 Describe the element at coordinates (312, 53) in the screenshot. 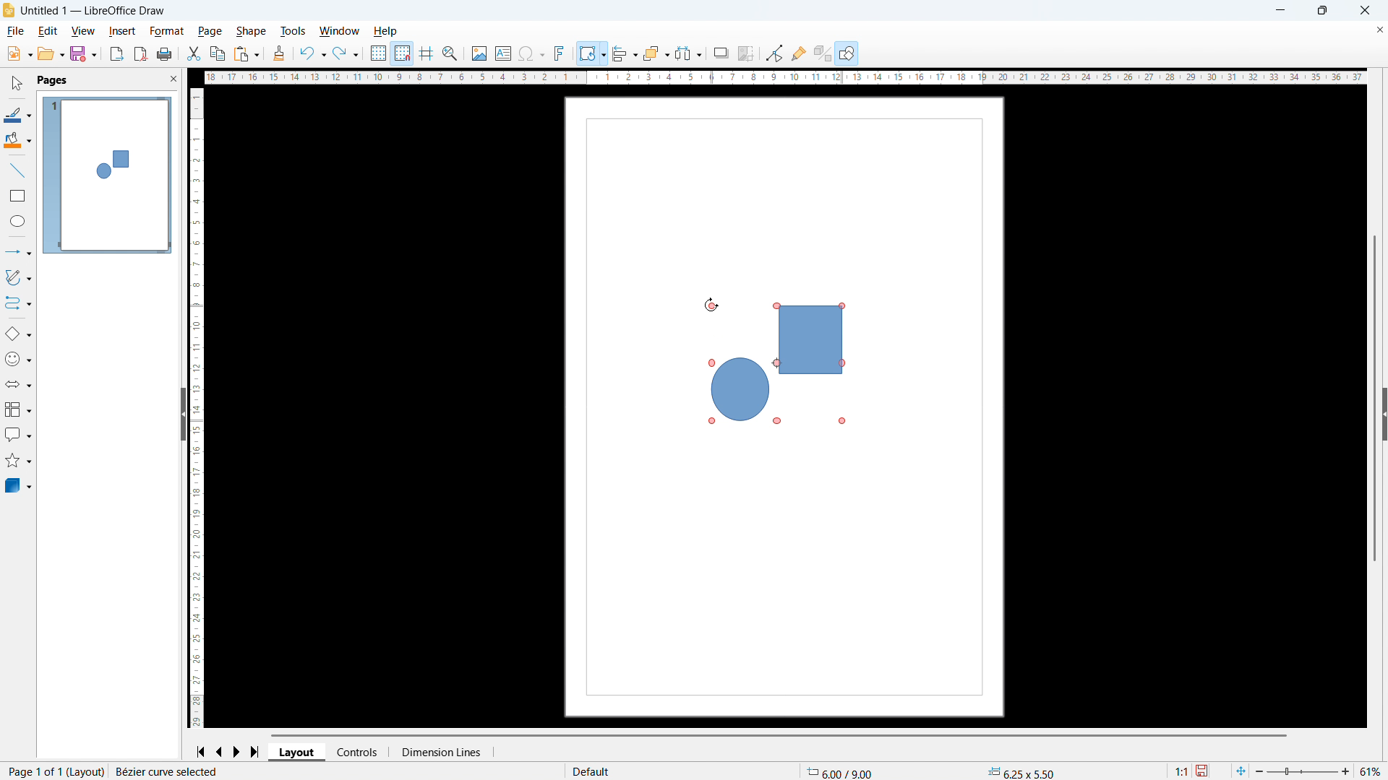

I see `Undo ` at that location.